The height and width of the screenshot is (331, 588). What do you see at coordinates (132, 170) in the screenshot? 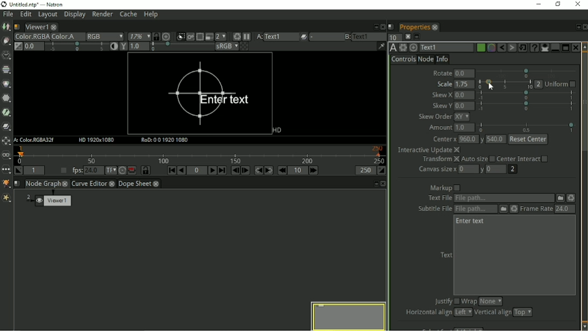
I see `Behaviour` at bounding box center [132, 170].